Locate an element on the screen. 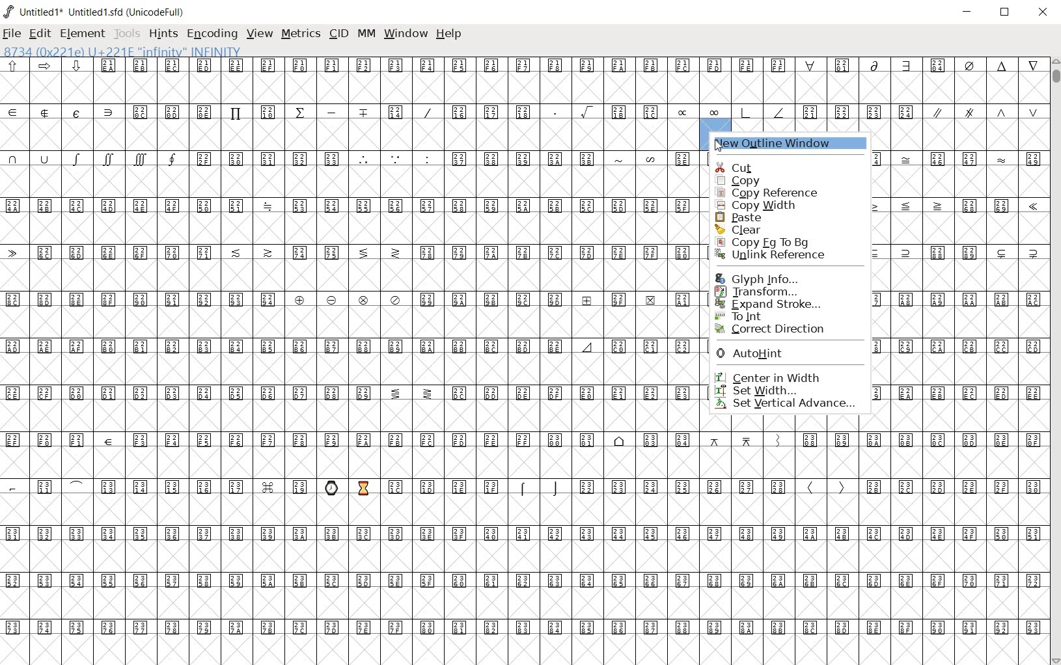  symbols is located at coordinates (985, 111).